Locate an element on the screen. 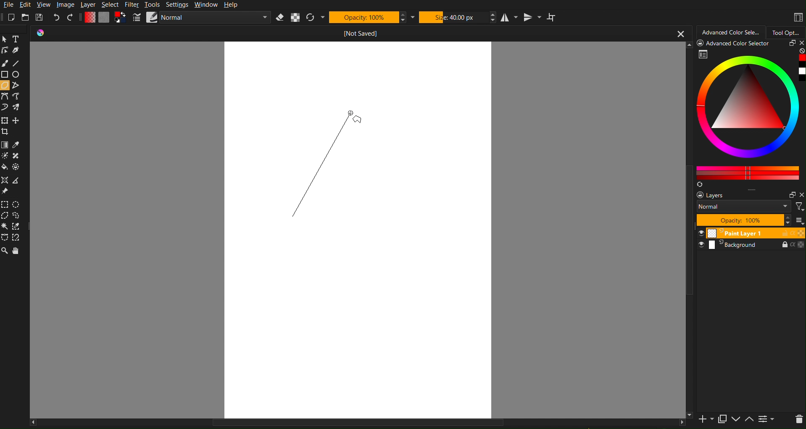 This screenshot has height=429, width=806. assistant tool is located at coordinates (5, 180).